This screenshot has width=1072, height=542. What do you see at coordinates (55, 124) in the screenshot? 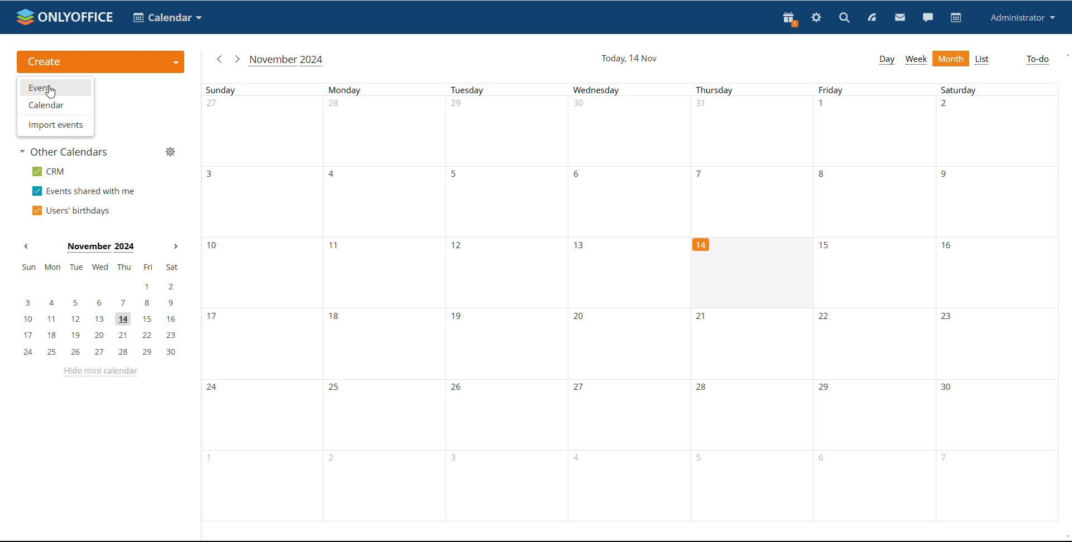
I see `import events` at bounding box center [55, 124].